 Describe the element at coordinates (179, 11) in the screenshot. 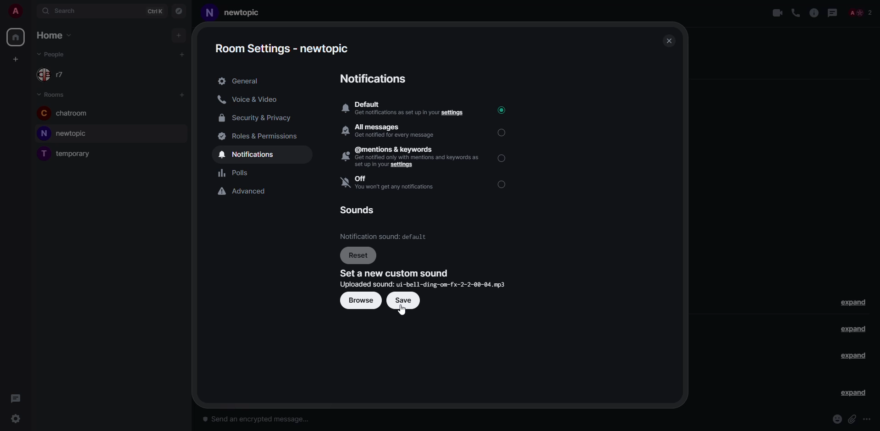

I see `navigator` at that location.